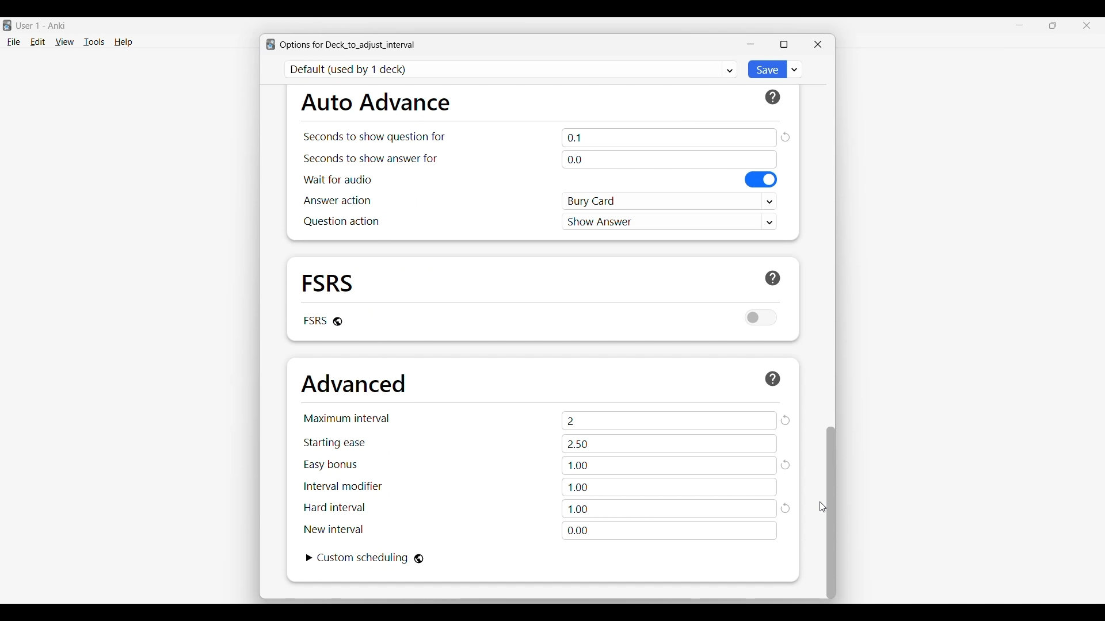  Describe the element at coordinates (363, 558) in the screenshot. I see `Indicates custom scheduling` at that location.